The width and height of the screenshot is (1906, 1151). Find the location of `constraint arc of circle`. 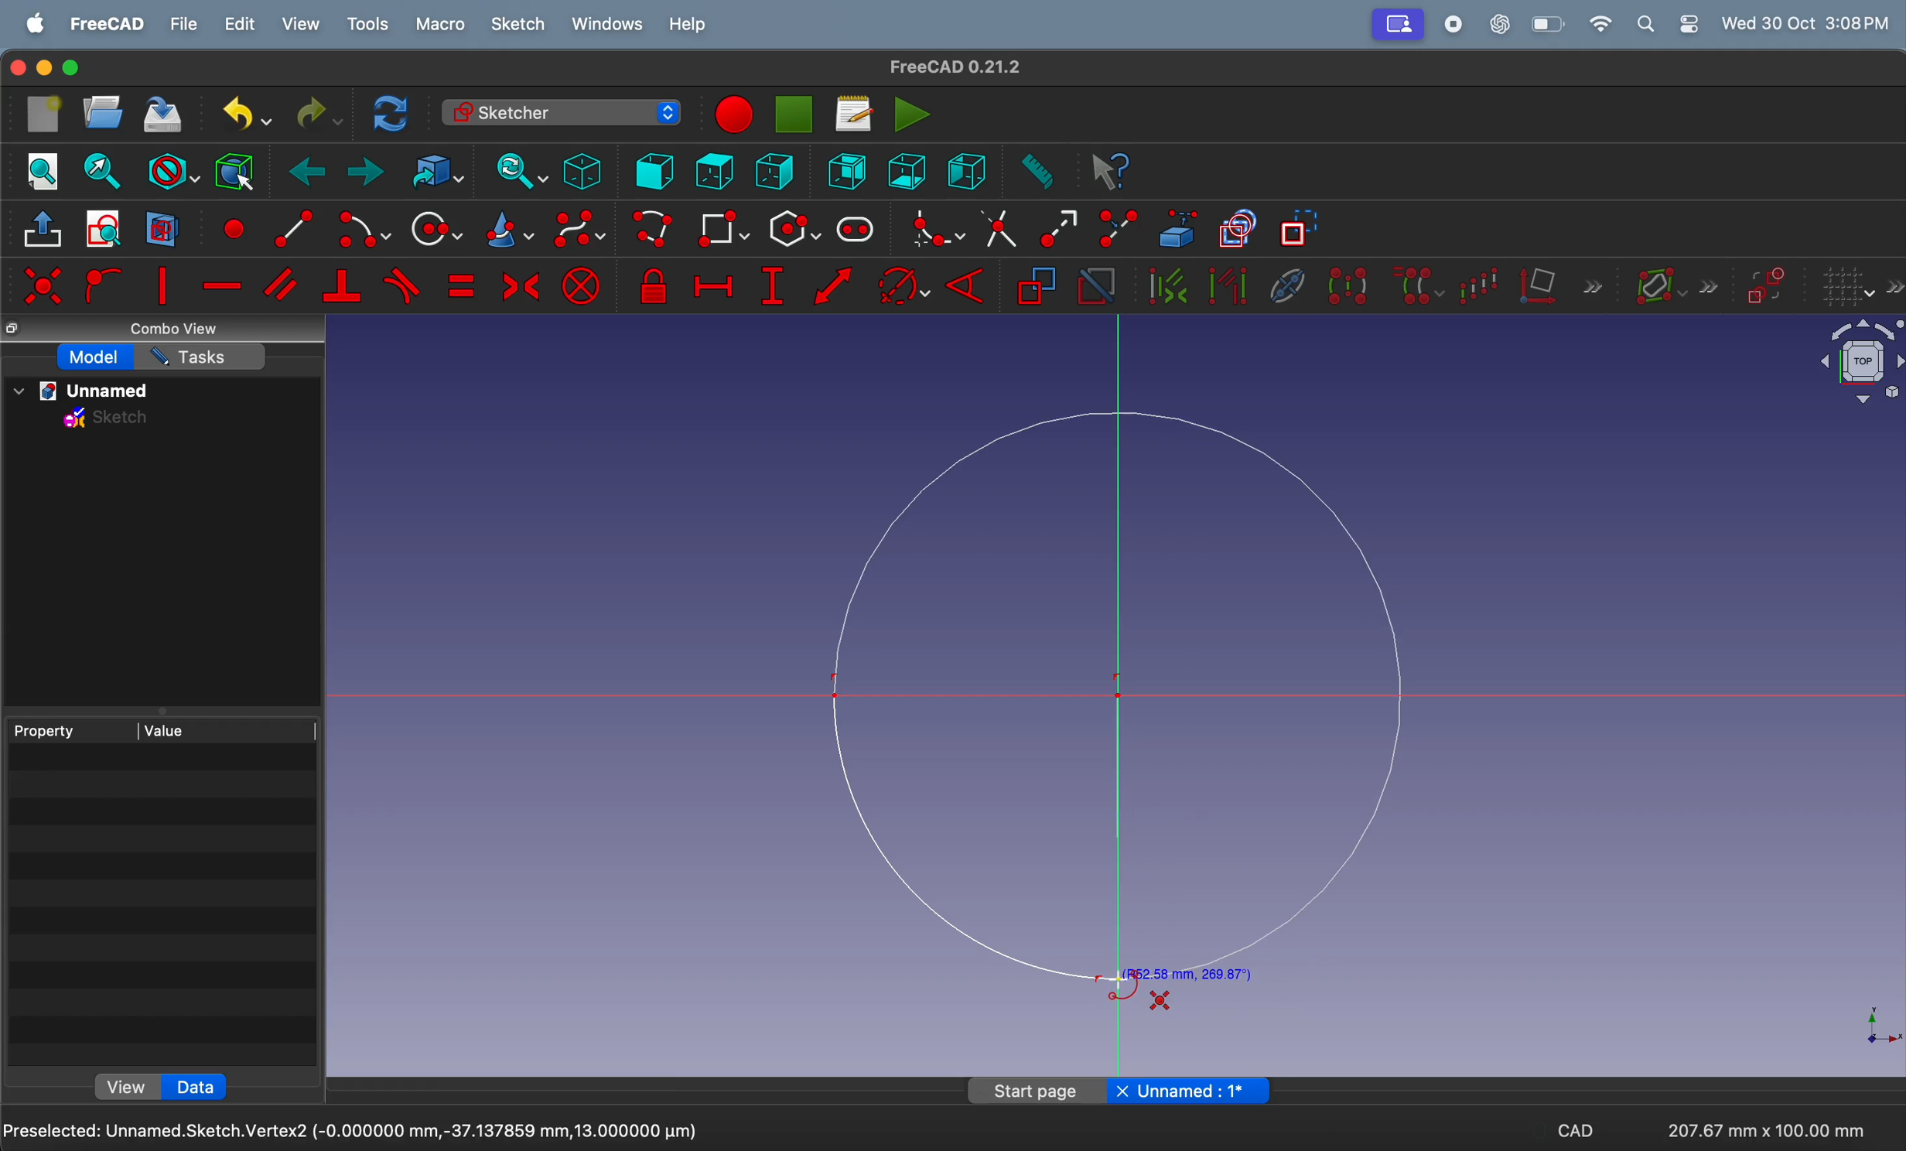

constraint arc of circle is located at coordinates (904, 285).